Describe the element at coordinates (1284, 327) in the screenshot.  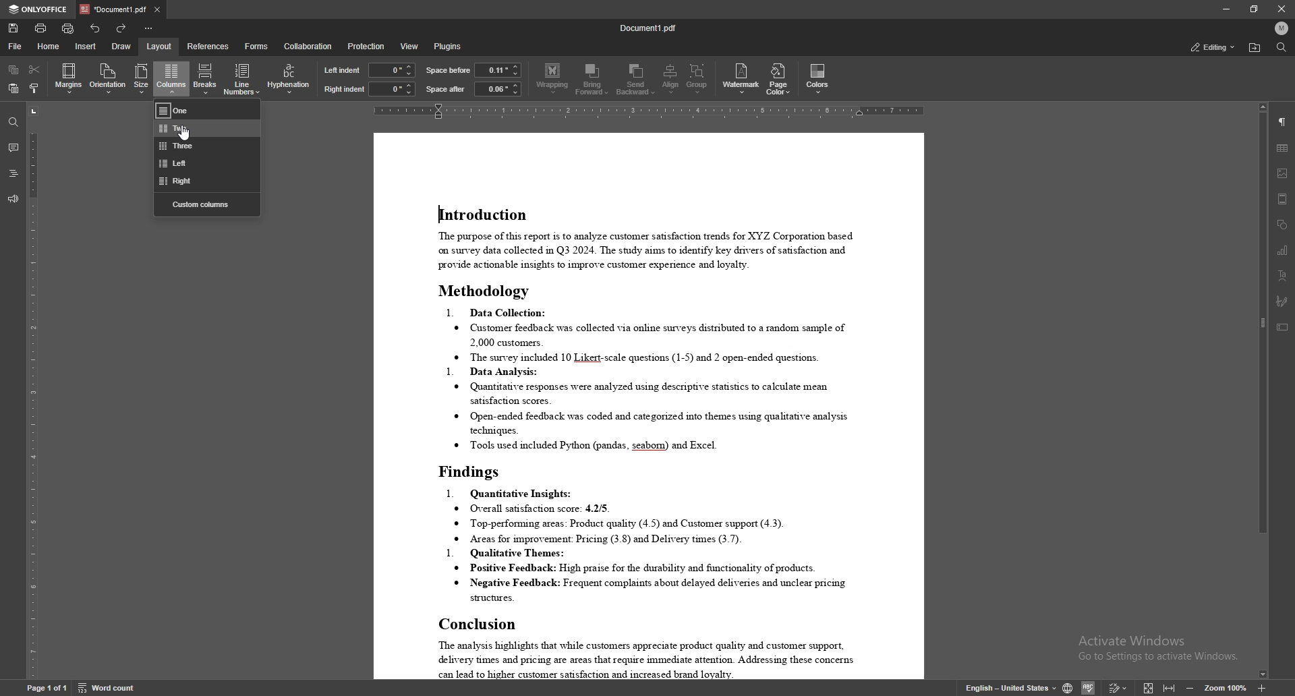
I see `text box` at that location.